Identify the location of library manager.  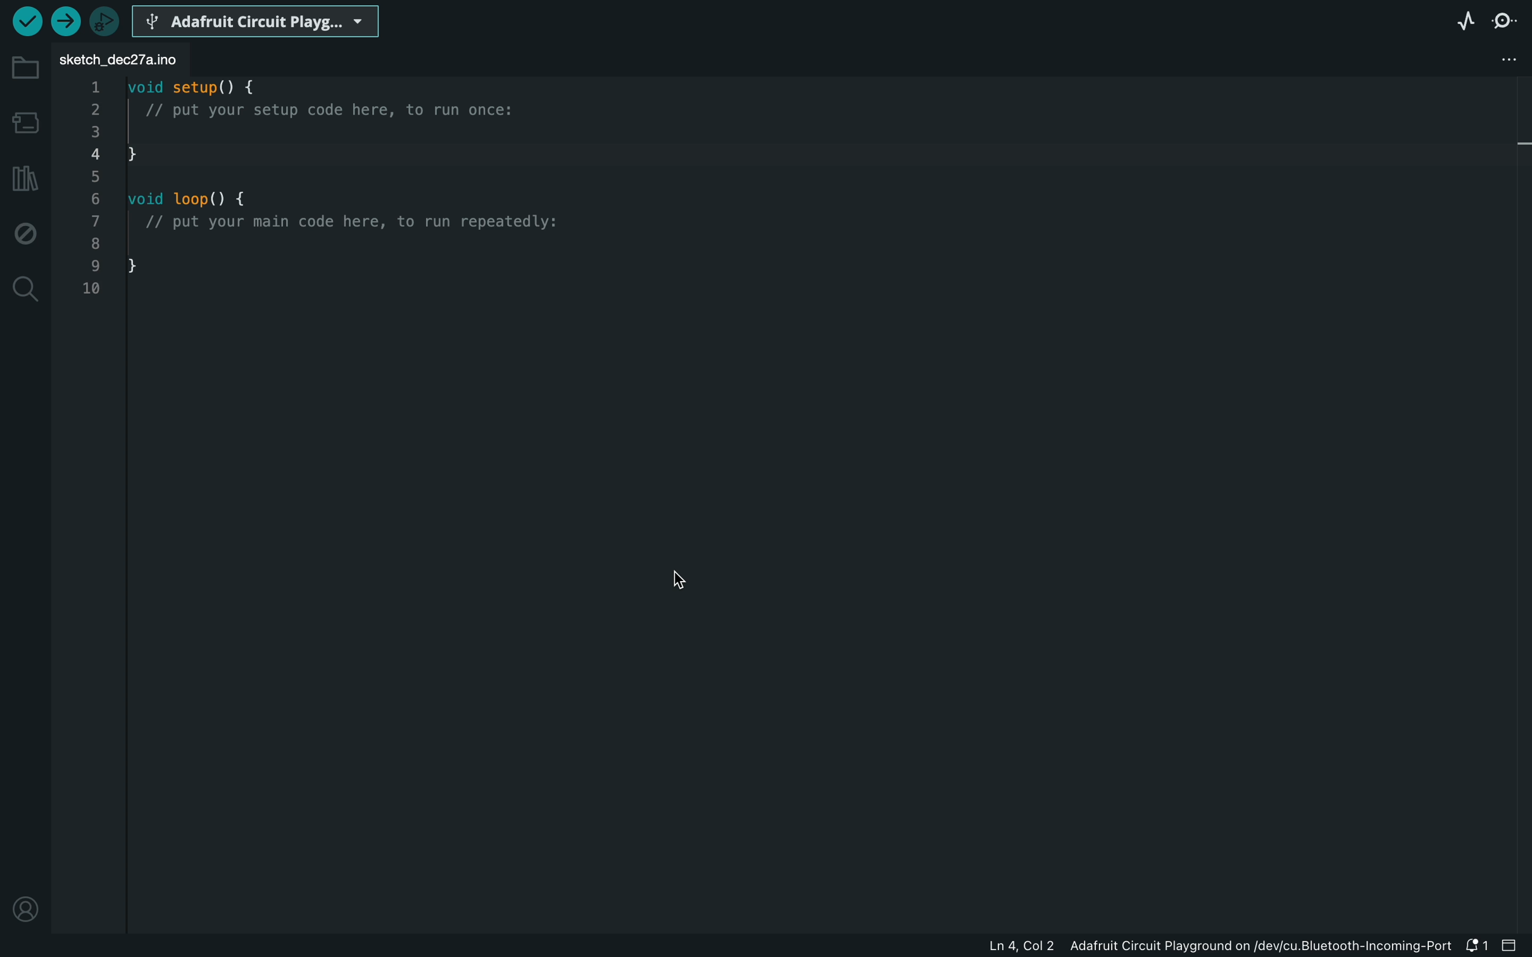
(25, 178).